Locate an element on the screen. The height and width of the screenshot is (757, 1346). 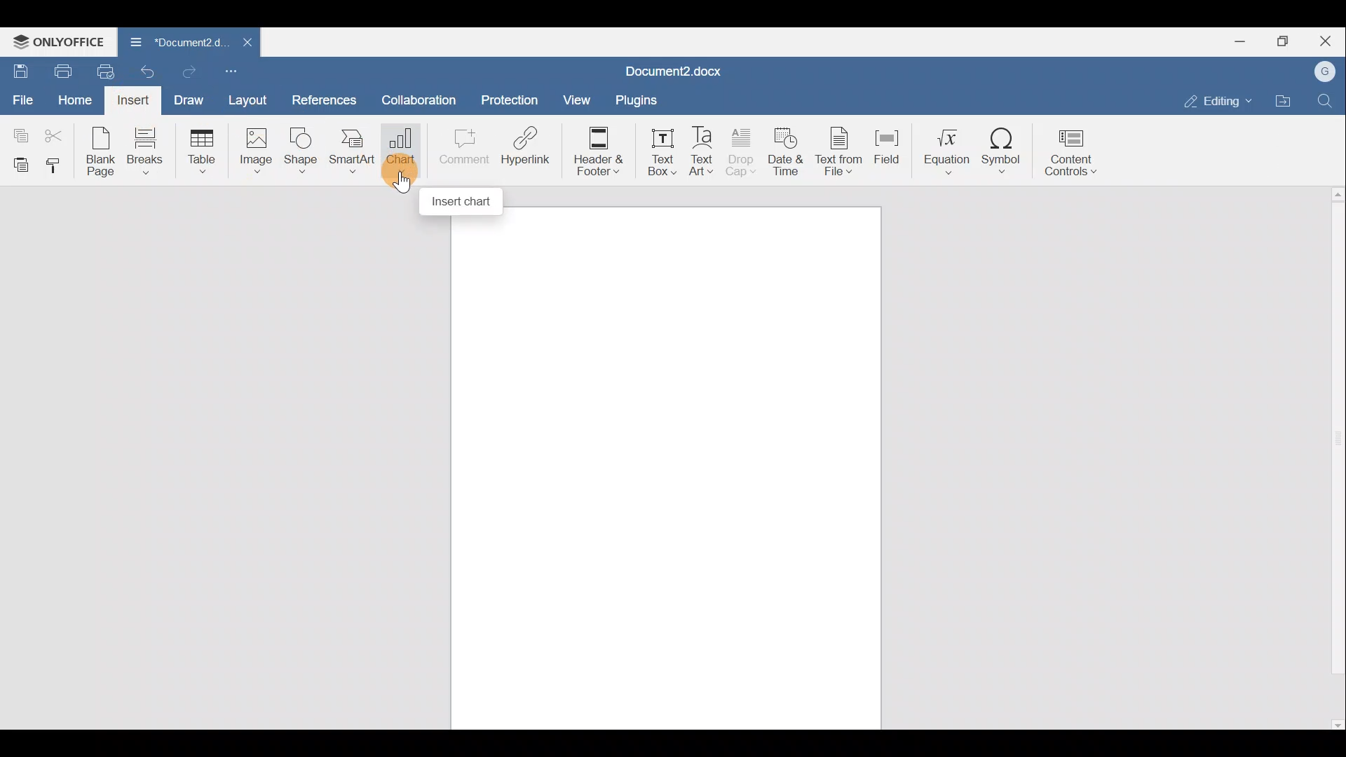
Maximize is located at coordinates (1289, 40).